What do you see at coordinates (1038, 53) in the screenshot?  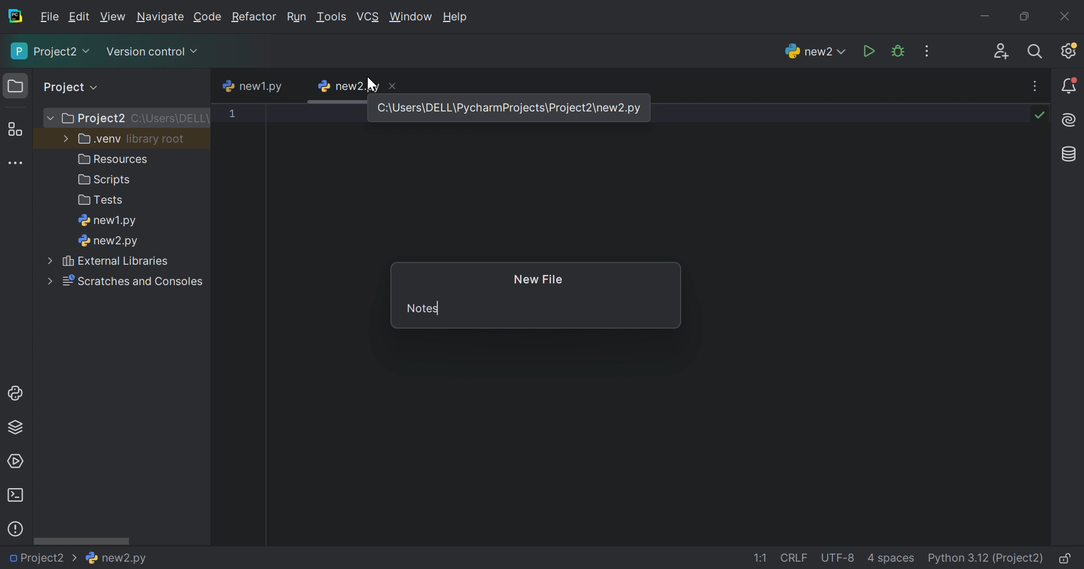 I see `Search everywhere` at bounding box center [1038, 53].